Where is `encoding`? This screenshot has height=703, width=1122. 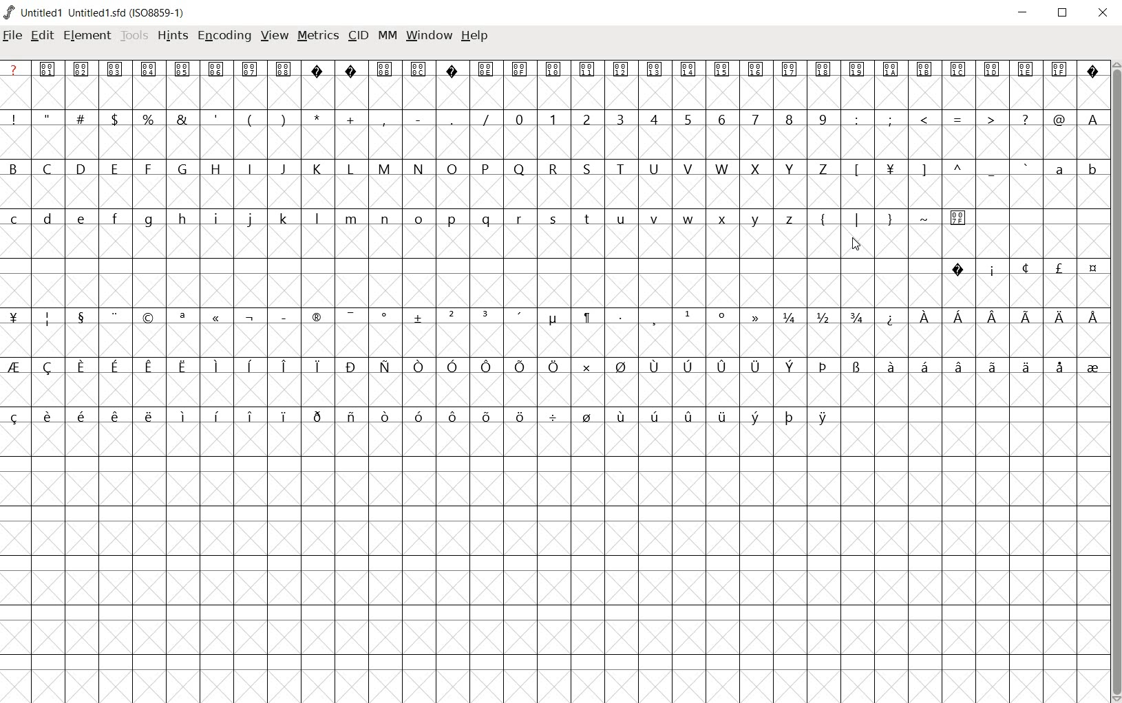
encoding is located at coordinates (225, 35).